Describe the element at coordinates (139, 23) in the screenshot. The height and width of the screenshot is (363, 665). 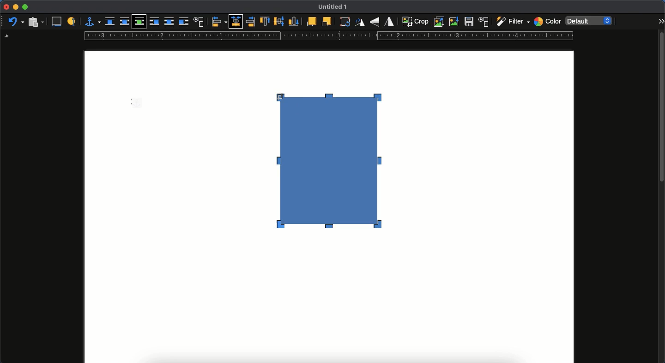
I see `optimal` at that location.